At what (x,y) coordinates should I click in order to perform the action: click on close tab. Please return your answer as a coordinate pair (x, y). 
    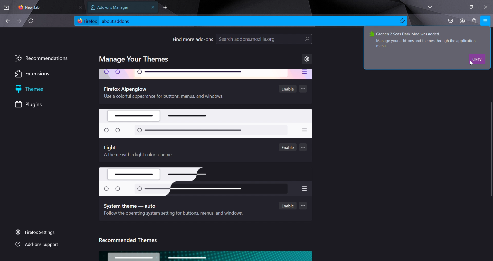
    Looking at the image, I should click on (153, 7).